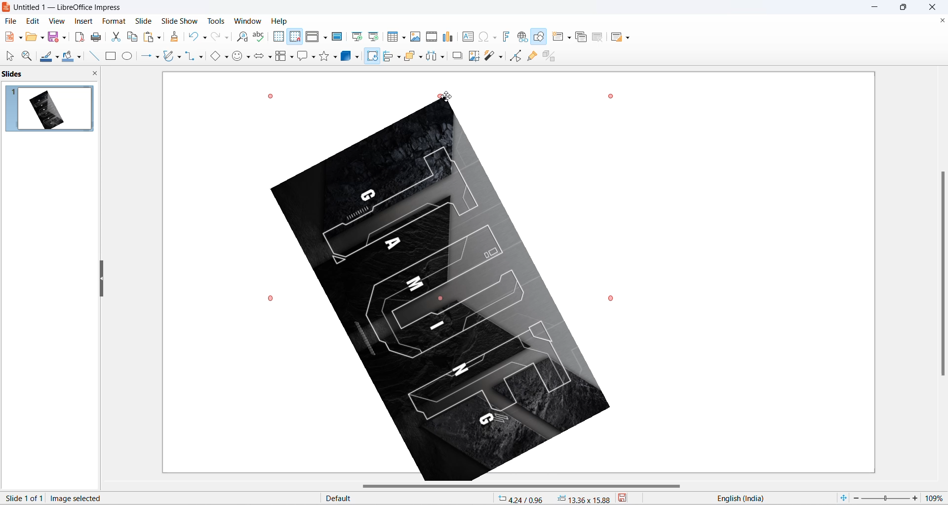 The width and height of the screenshot is (948, 505). I want to click on zoom and pan, so click(26, 56).